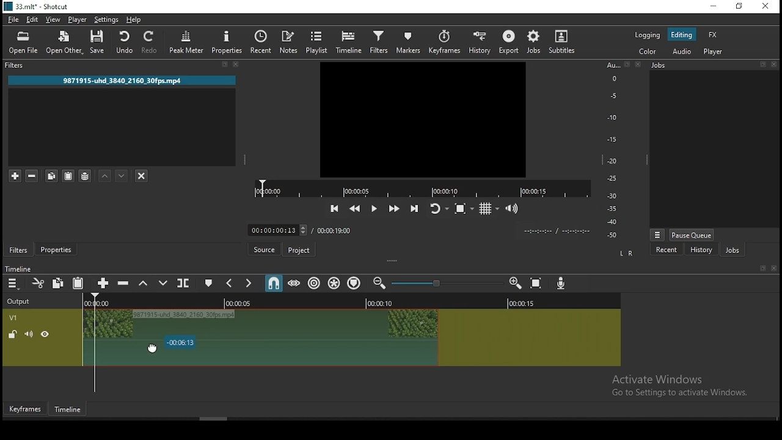  Describe the element at coordinates (626, 65) in the screenshot. I see `bookmark` at that location.